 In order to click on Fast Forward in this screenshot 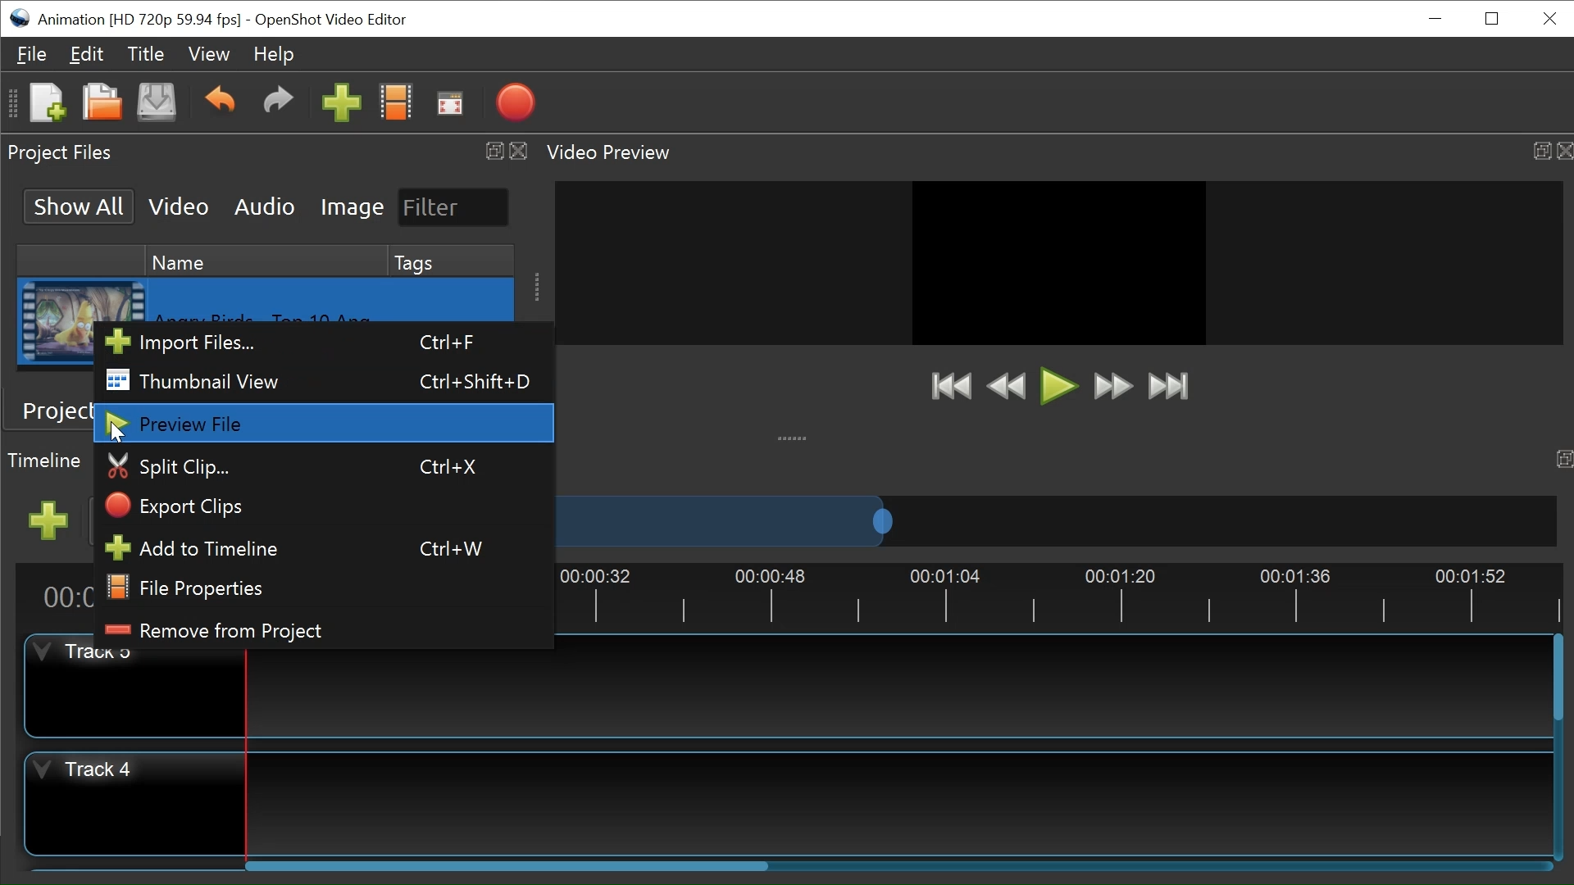, I will do `click(1114, 388)`.